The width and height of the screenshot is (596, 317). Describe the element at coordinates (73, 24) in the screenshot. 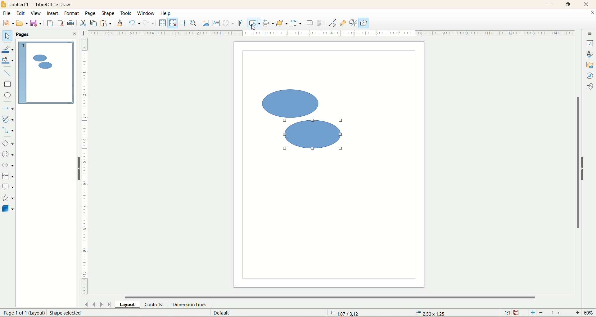

I see `print` at that location.